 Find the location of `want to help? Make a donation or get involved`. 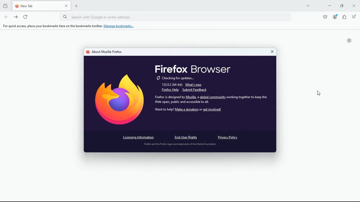

want to help? Make a donation or get involved is located at coordinates (189, 109).